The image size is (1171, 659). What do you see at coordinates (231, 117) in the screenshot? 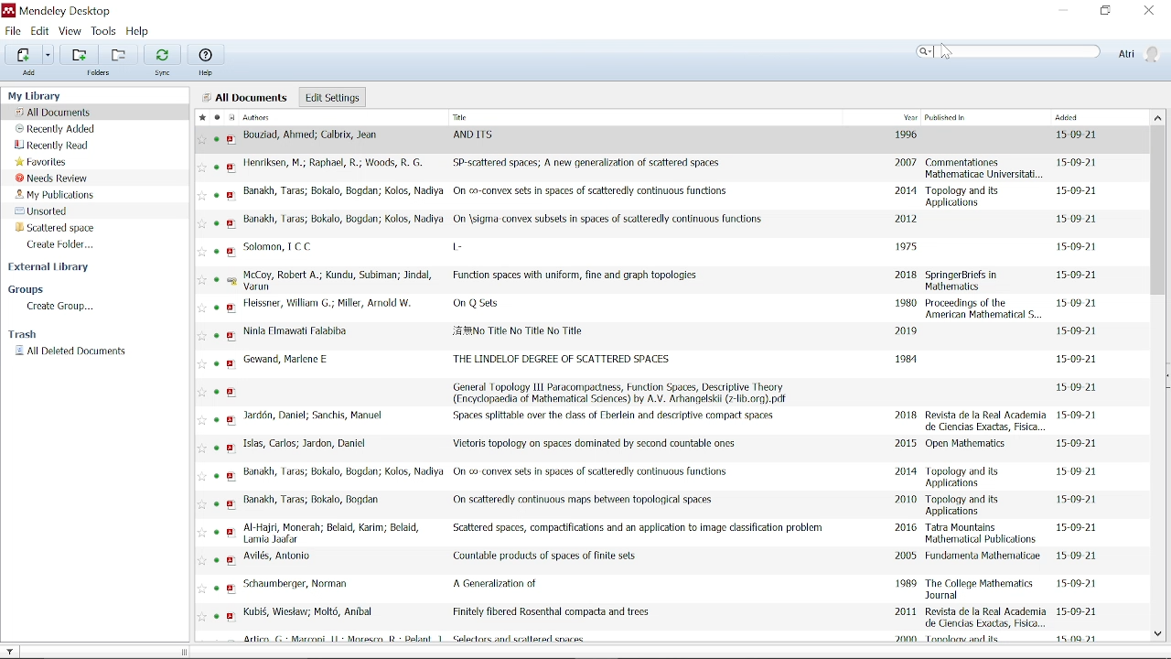
I see `Documents format` at bounding box center [231, 117].